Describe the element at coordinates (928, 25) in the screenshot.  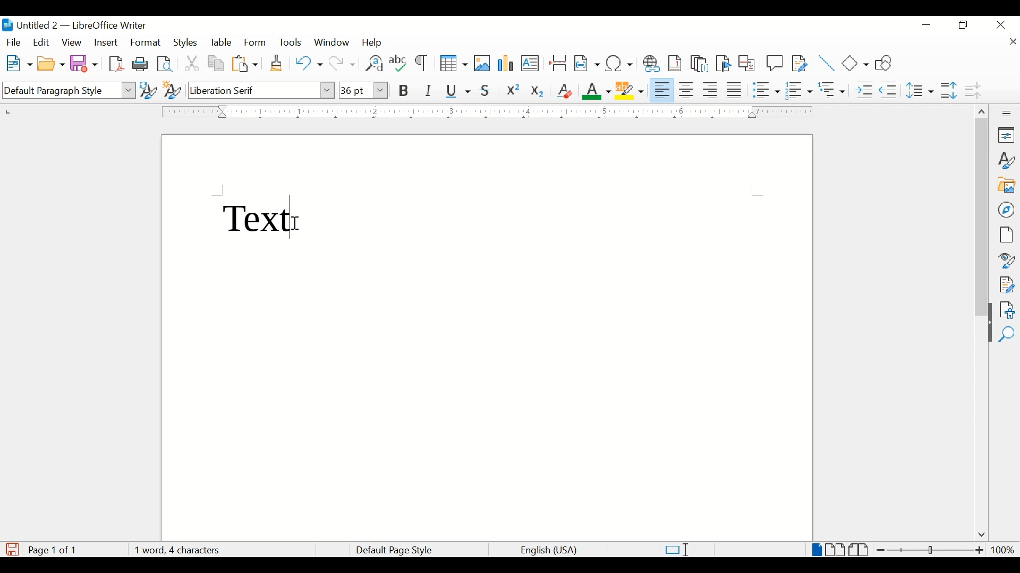
I see `minimize` at that location.